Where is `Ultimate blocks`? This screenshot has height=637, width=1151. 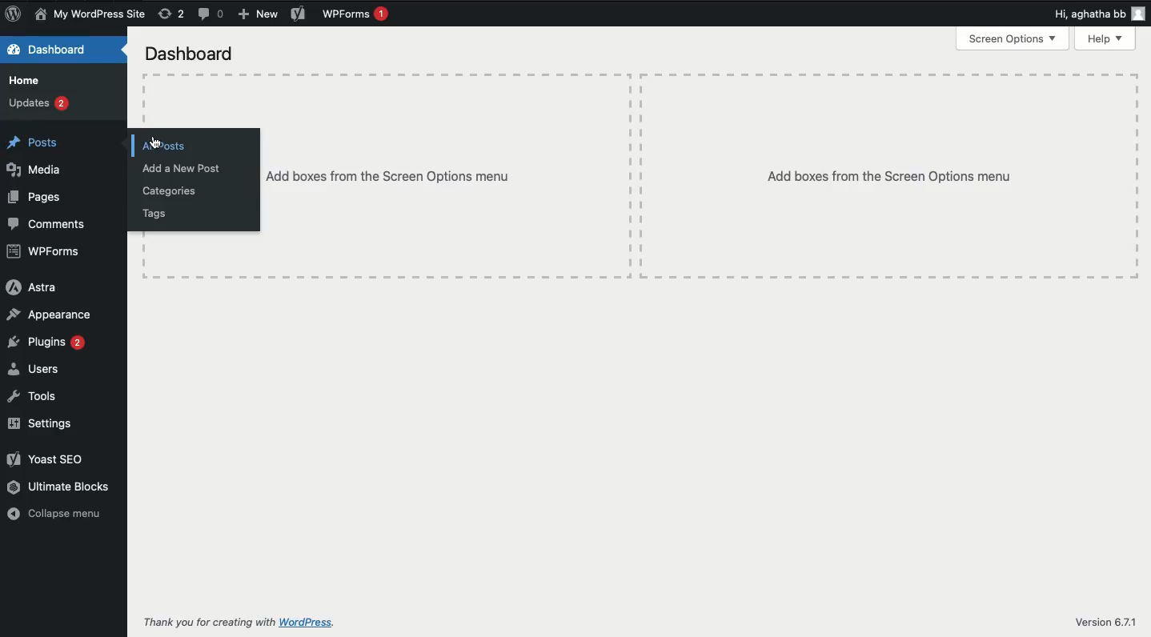 Ultimate blocks is located at coordinates (59, 486).